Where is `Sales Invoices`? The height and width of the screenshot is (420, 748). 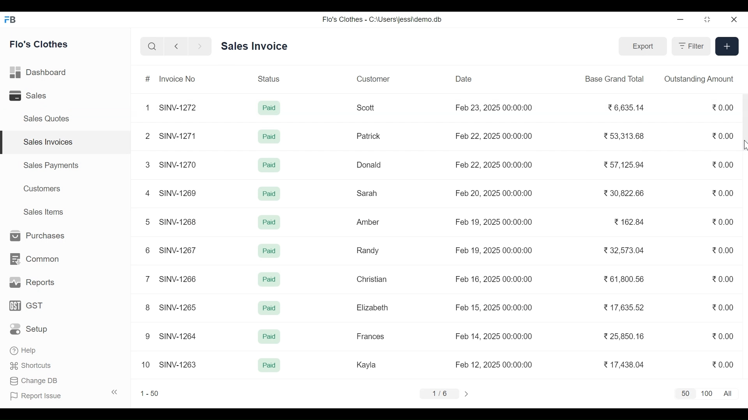
Sales Invoices is located at coordinates (69, 142).